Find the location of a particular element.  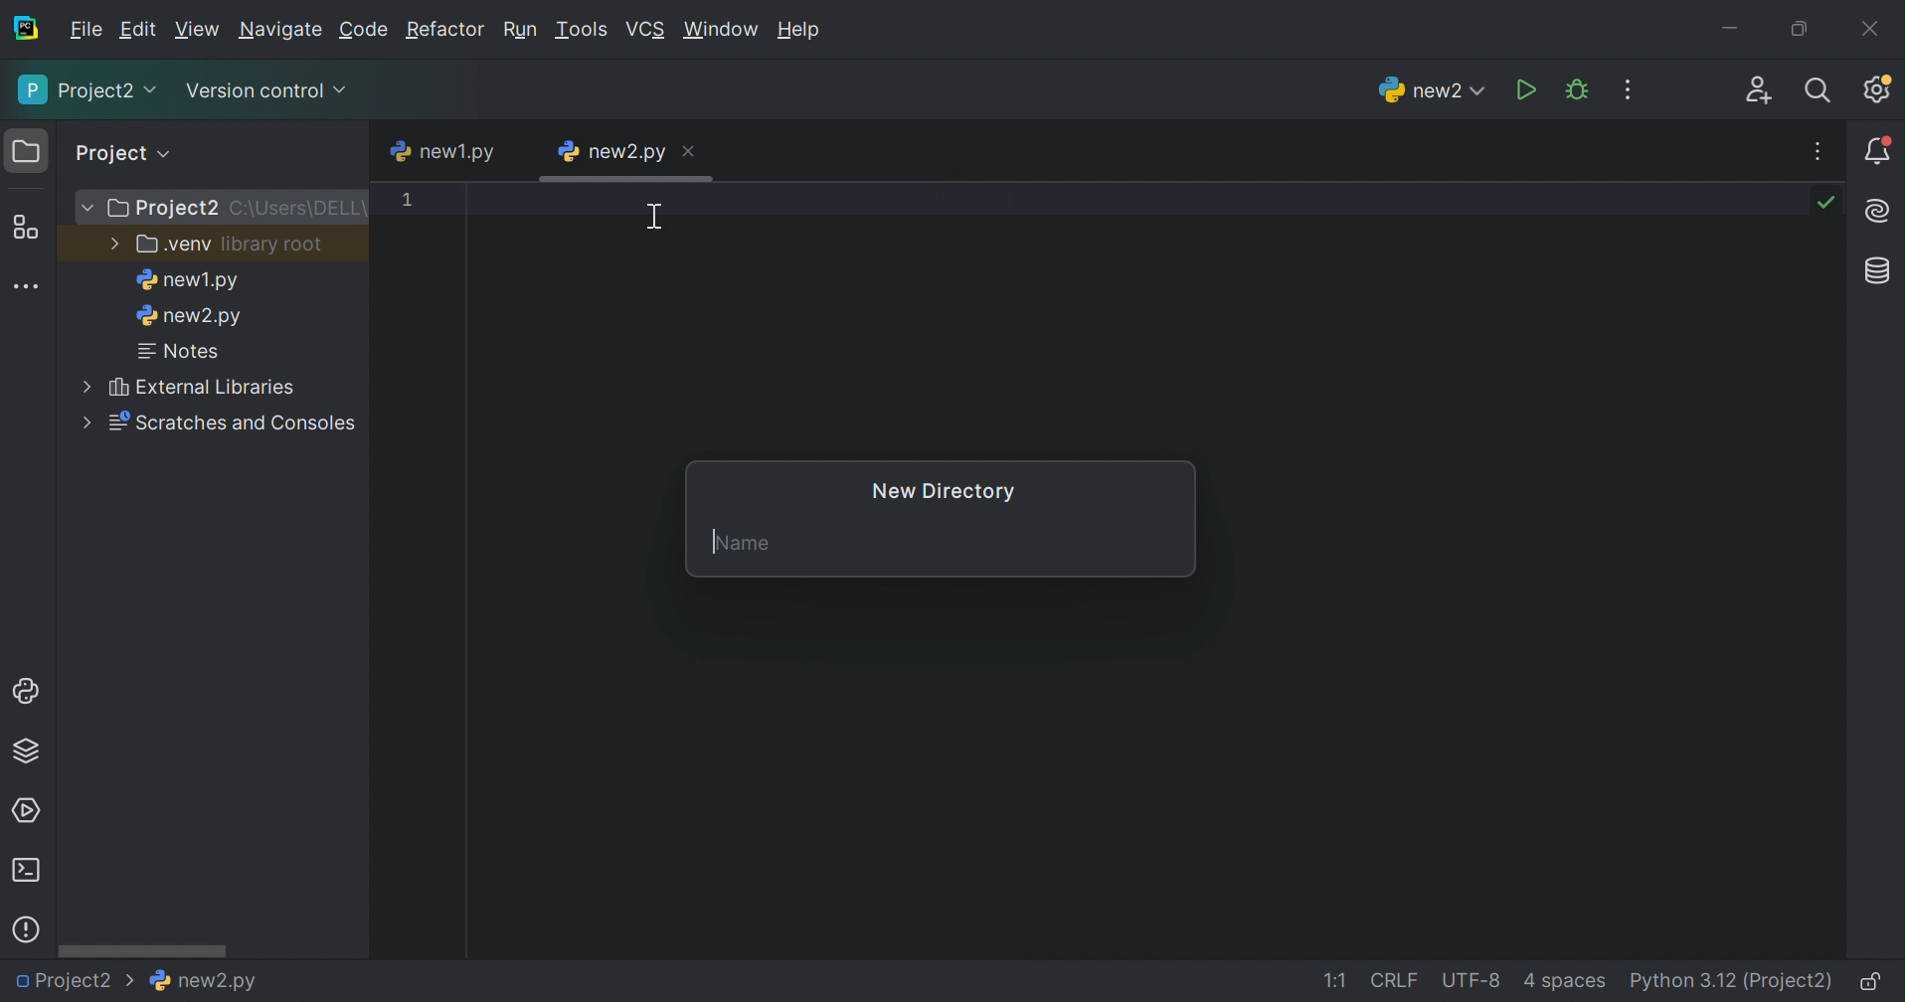

Python 3.12 (Project) is located at coordinates (1733, 981).